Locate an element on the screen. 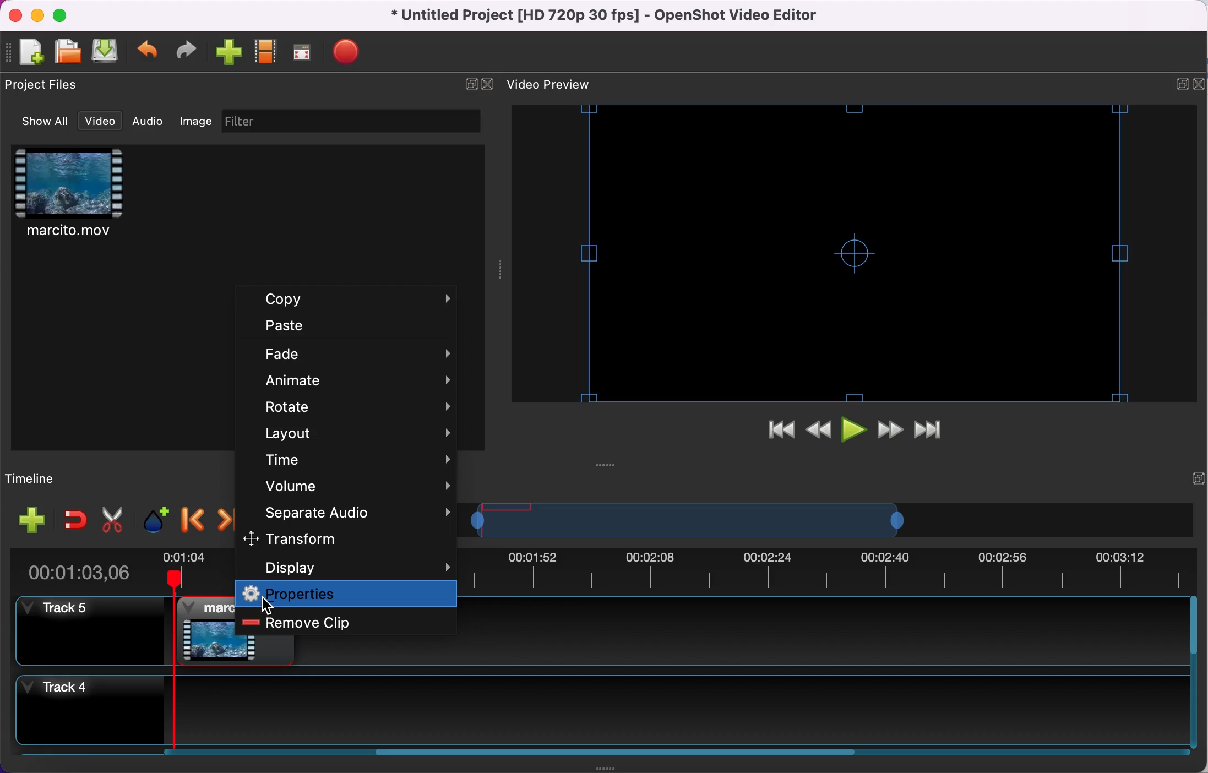 The width and height of the screenshot is (1208, 773). close is located at coordinates (1200, 84).